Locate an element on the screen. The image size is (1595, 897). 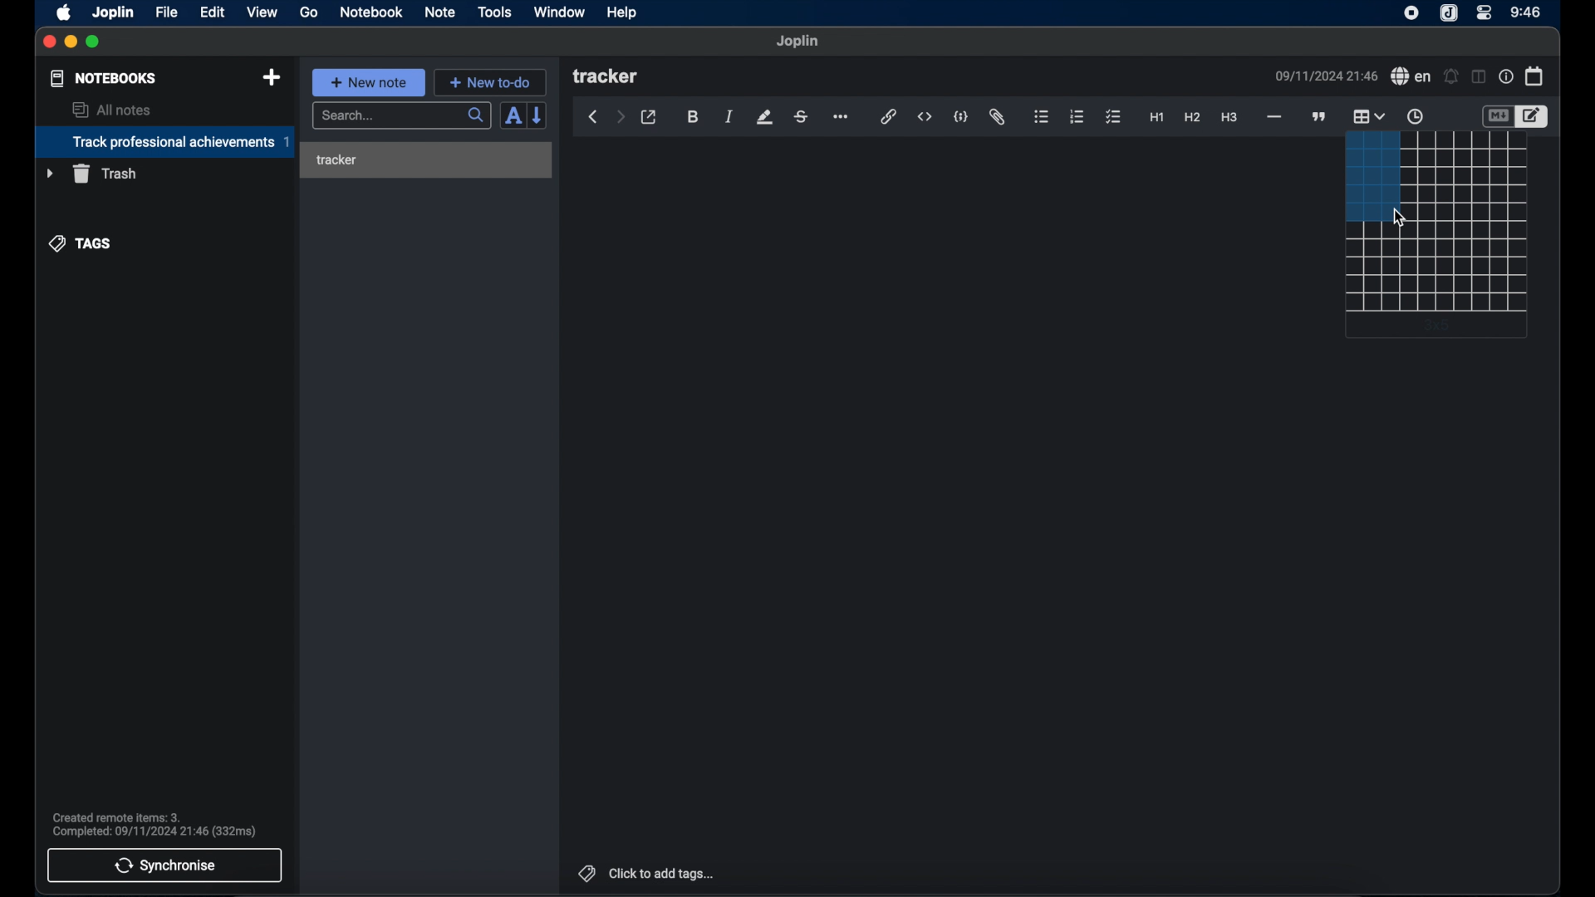
new note is located at coordinates (368, 81).